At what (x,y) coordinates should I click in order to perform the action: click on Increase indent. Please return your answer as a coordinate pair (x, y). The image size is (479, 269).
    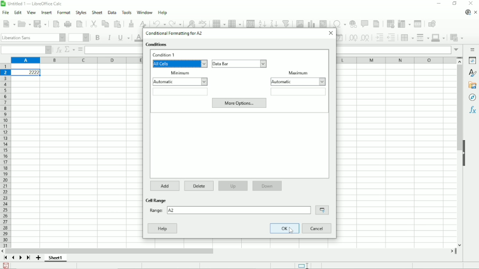
    Looking at the image, I should click on (379, 38).